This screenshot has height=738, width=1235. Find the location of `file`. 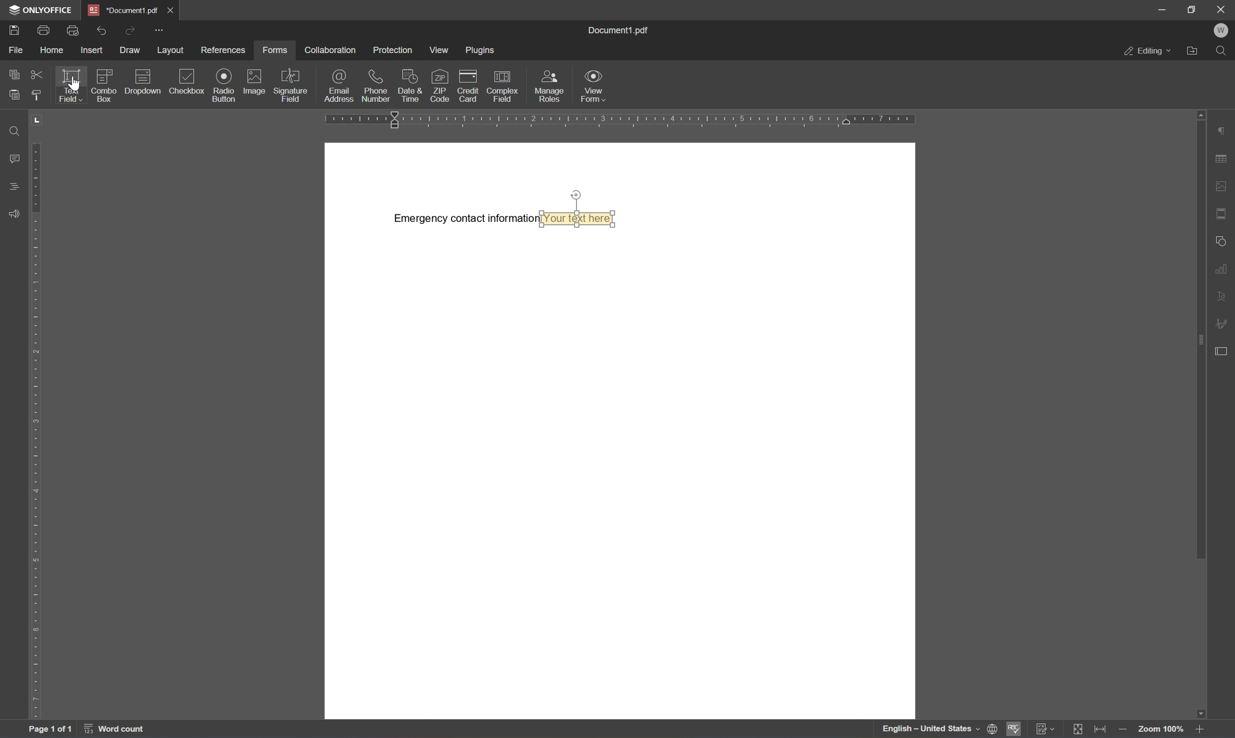

file is located at coordinates (16, 50).